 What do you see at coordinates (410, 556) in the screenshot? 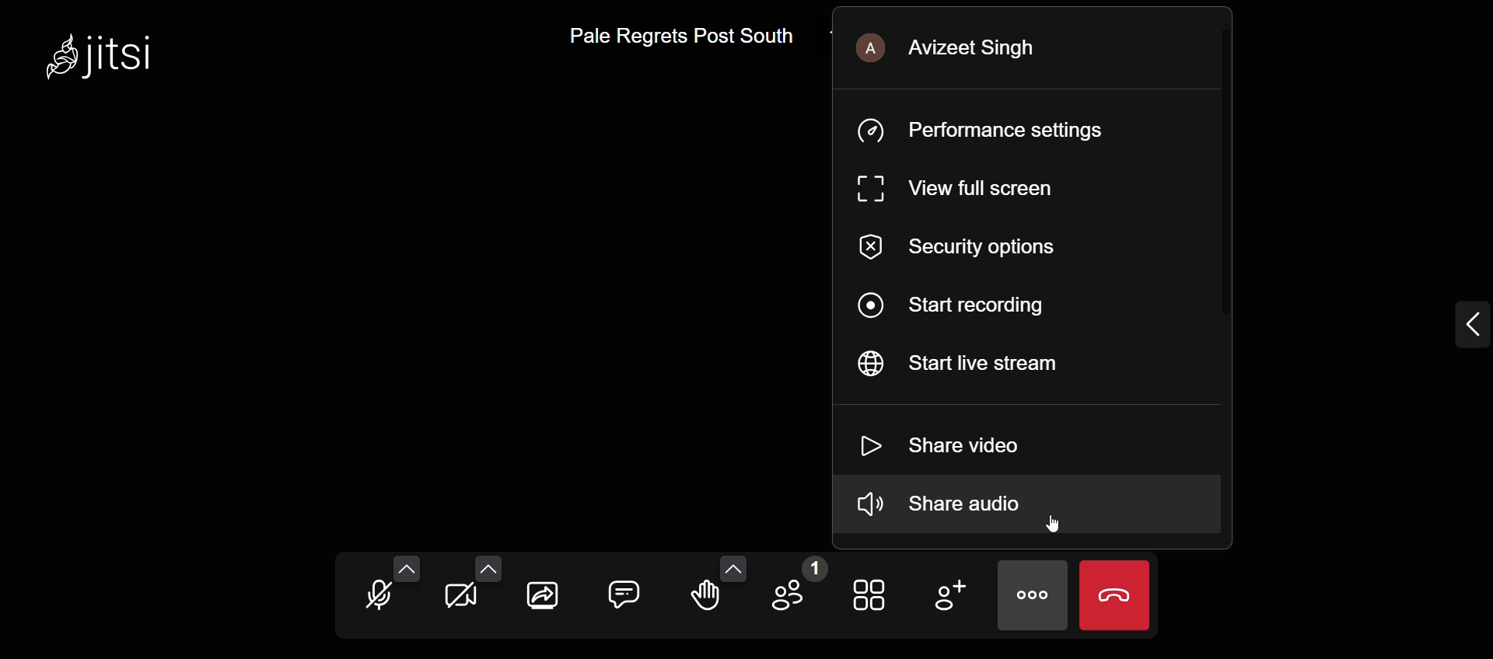
I see `audio setting` at bounding box center [410, 556].